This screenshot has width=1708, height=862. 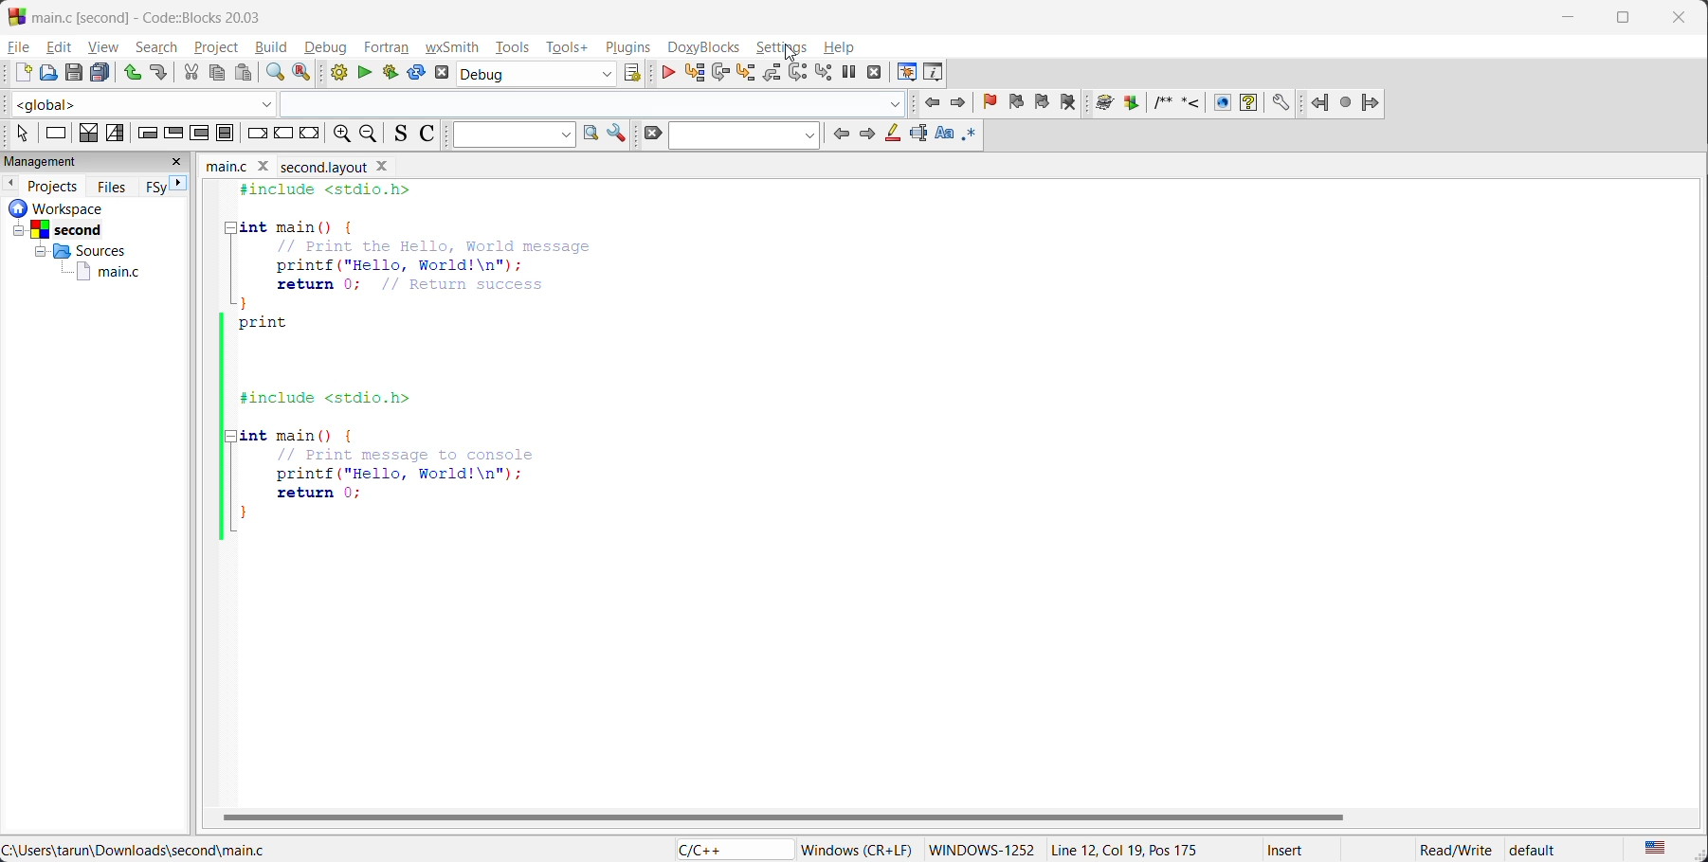 I want to click on toggle source, so click(x=399, y=135).